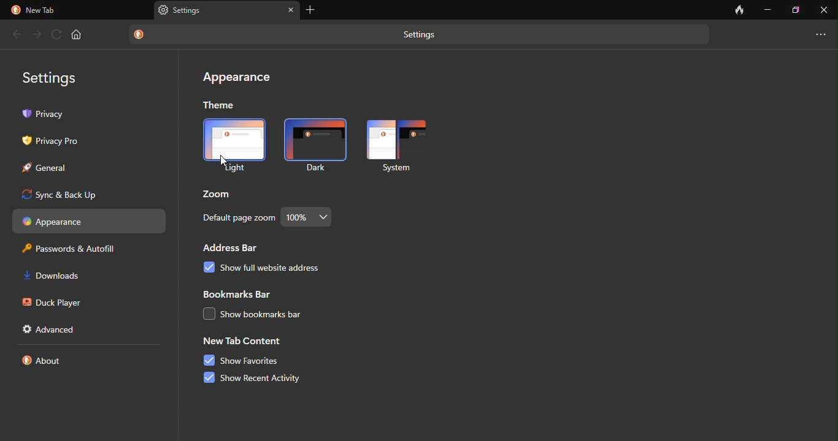 The width and height of the screenshot is (838, 441). What do you see at coordinates (219, 193) in the screenshot?
I see `zoom` at bounding box center [219, 193].